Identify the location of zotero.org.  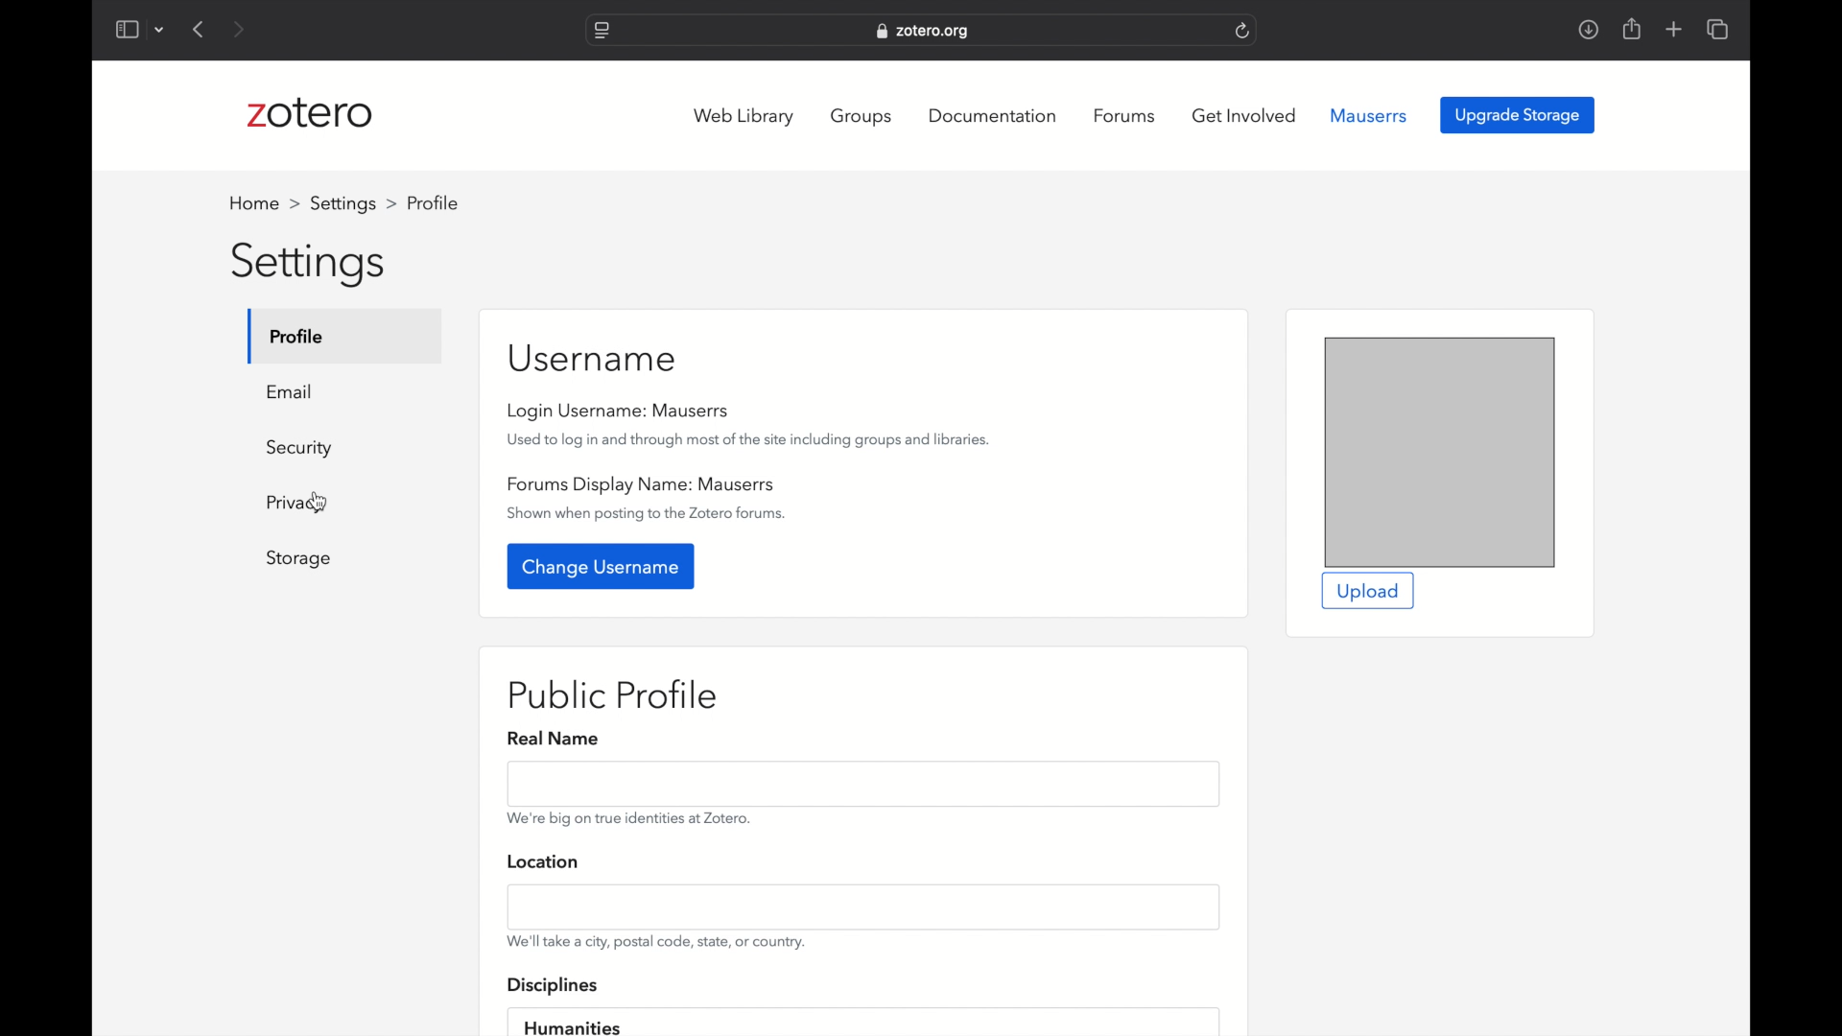
(925, 32).